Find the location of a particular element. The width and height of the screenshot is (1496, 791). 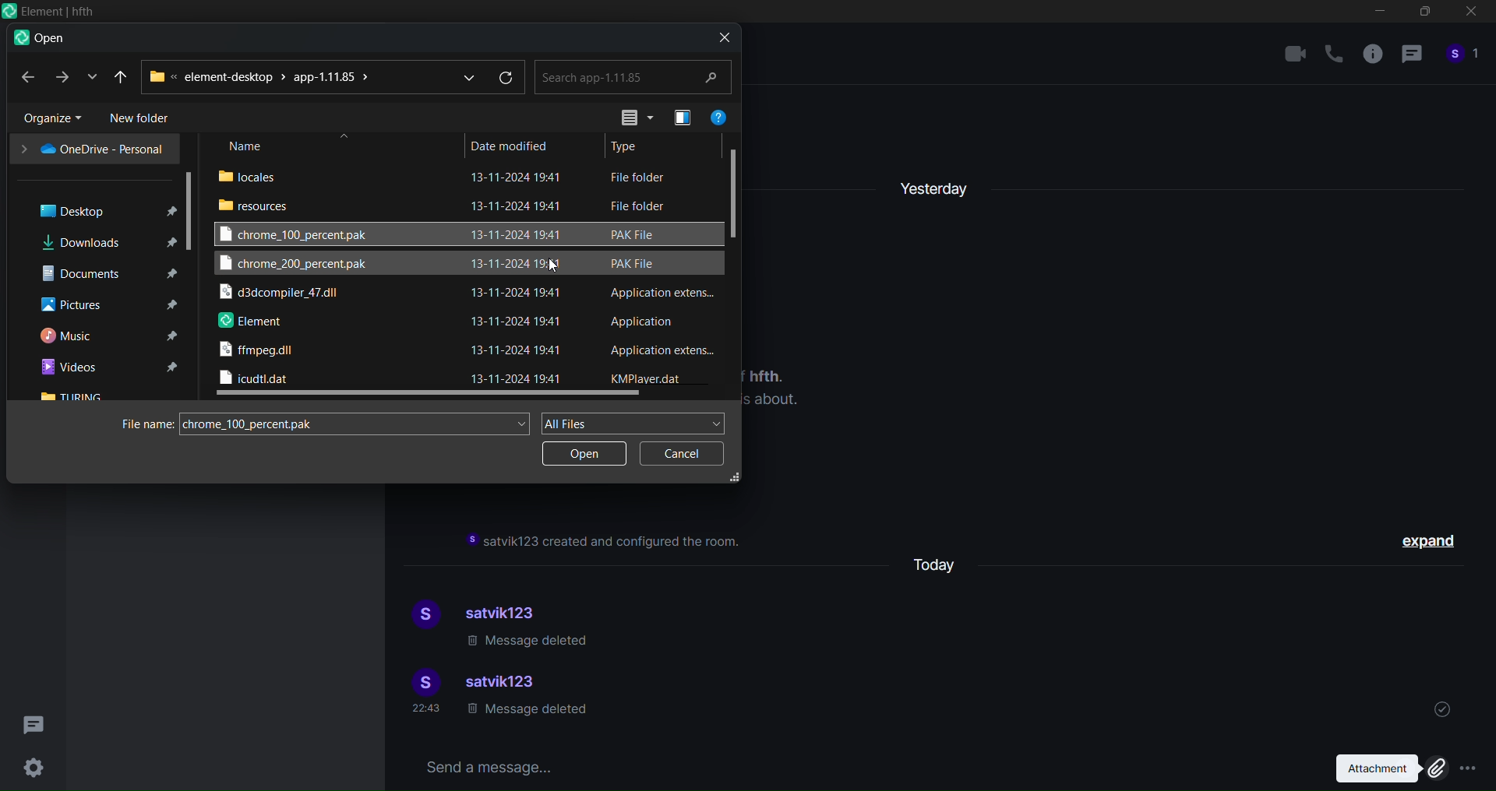

Icon is located at coordinates (48, 12).